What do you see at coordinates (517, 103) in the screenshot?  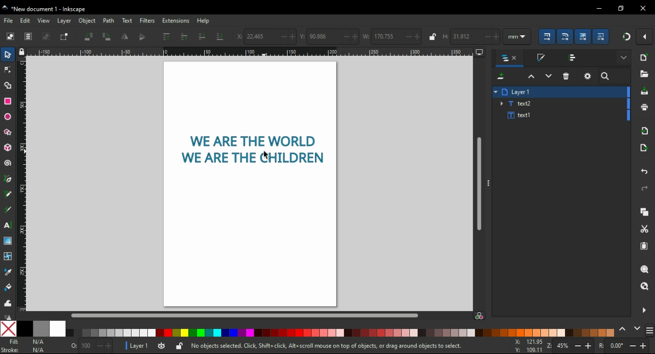 I see `text2` at bounding box center [517, 103].